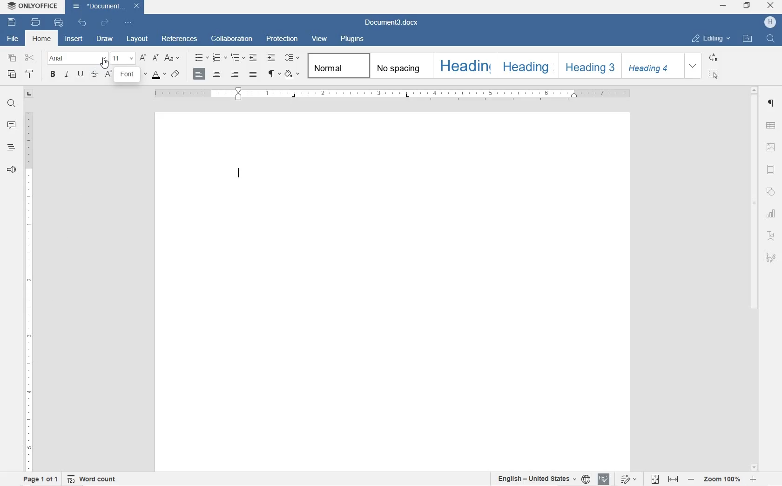  Describe the element at coordinates (11, 74) in the screenshot. I see `PASTE` at that location.